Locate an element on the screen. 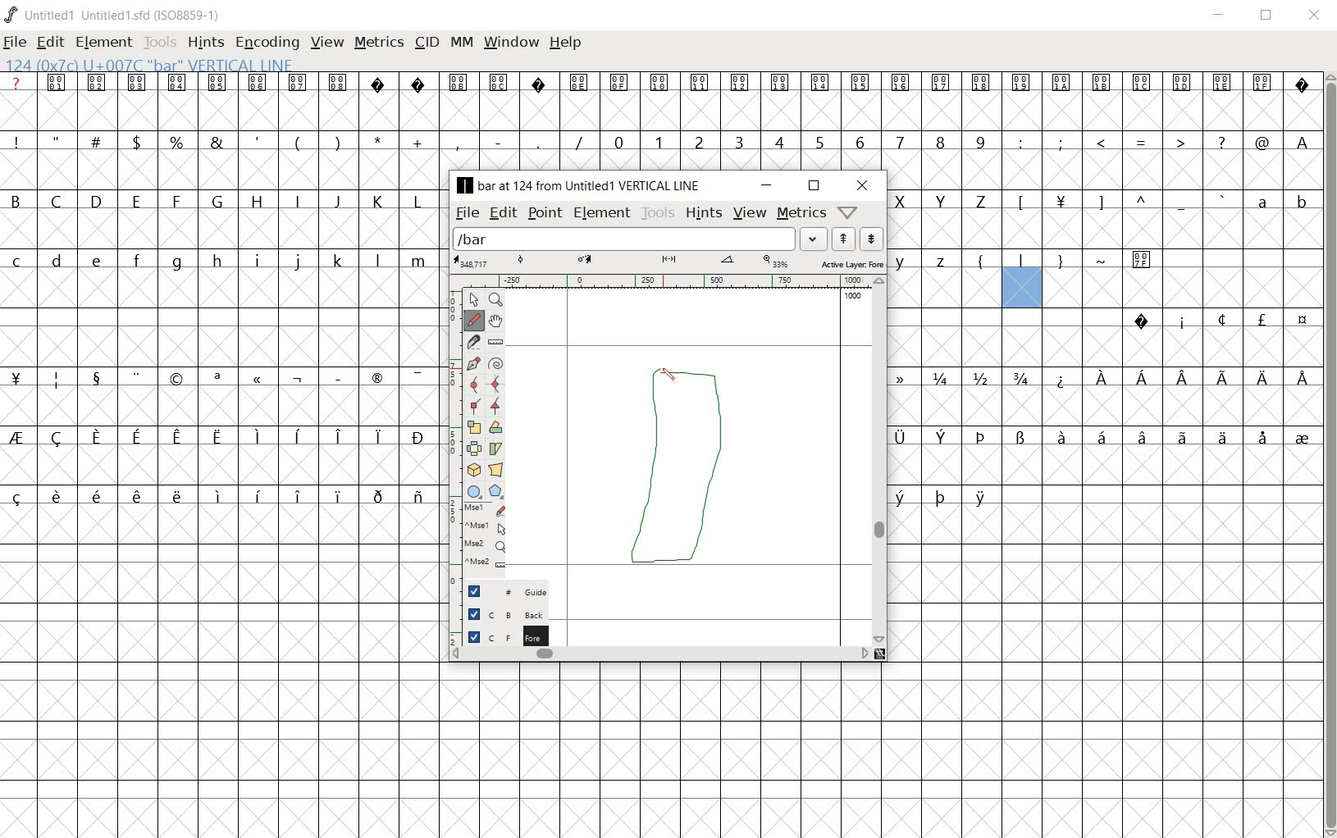 This screenshot has height=838, width=1337. empty cells is located at coordinates (221, 347).